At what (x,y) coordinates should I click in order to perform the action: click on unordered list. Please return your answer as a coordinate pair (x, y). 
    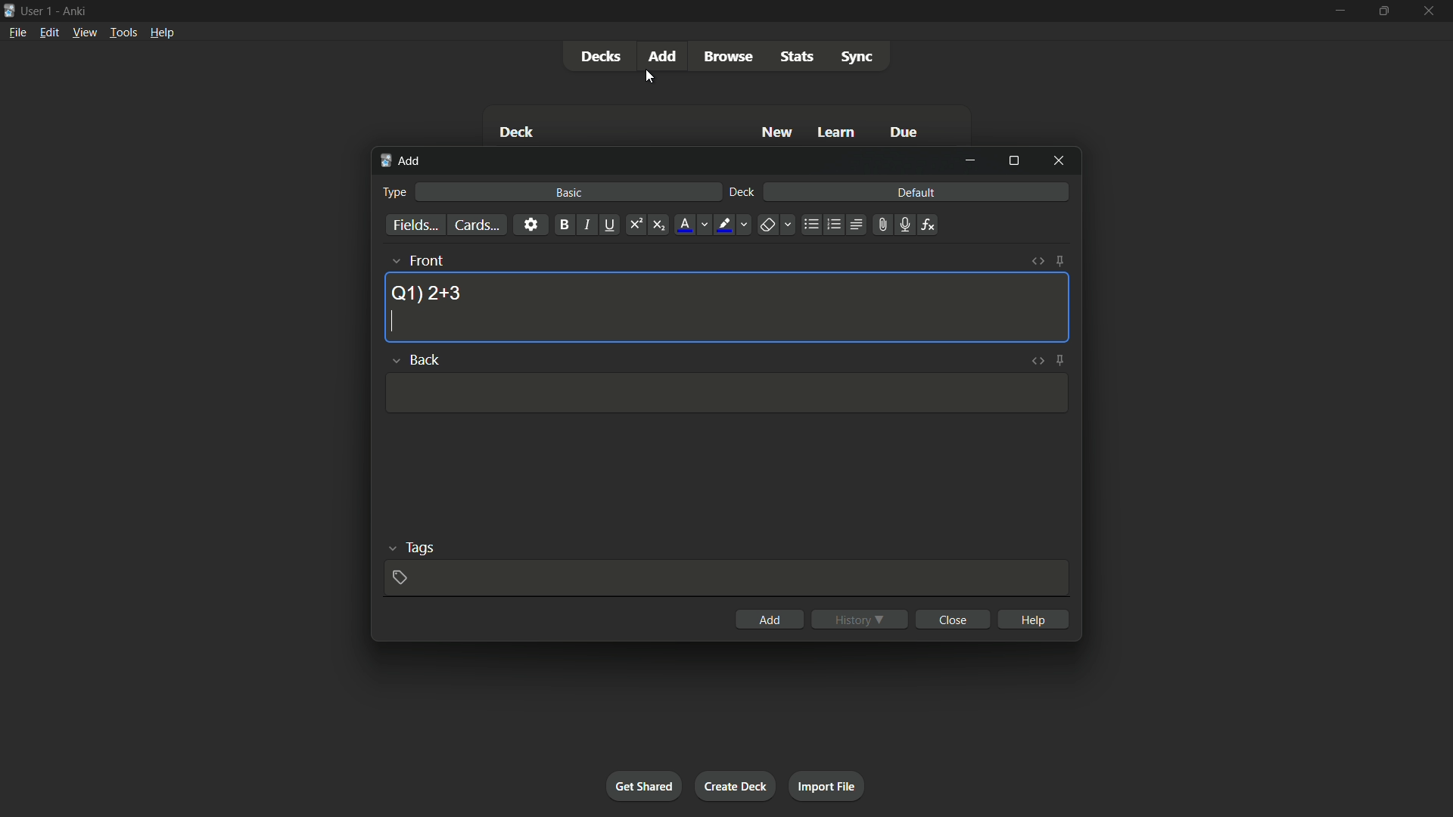
    Looking at the image, I should click on (811, 225).